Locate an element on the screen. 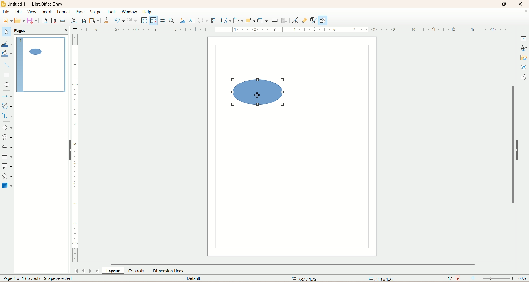 Image resolution: width=529 pixels, height=282 pixels. open is located at coordinates (19, 20).